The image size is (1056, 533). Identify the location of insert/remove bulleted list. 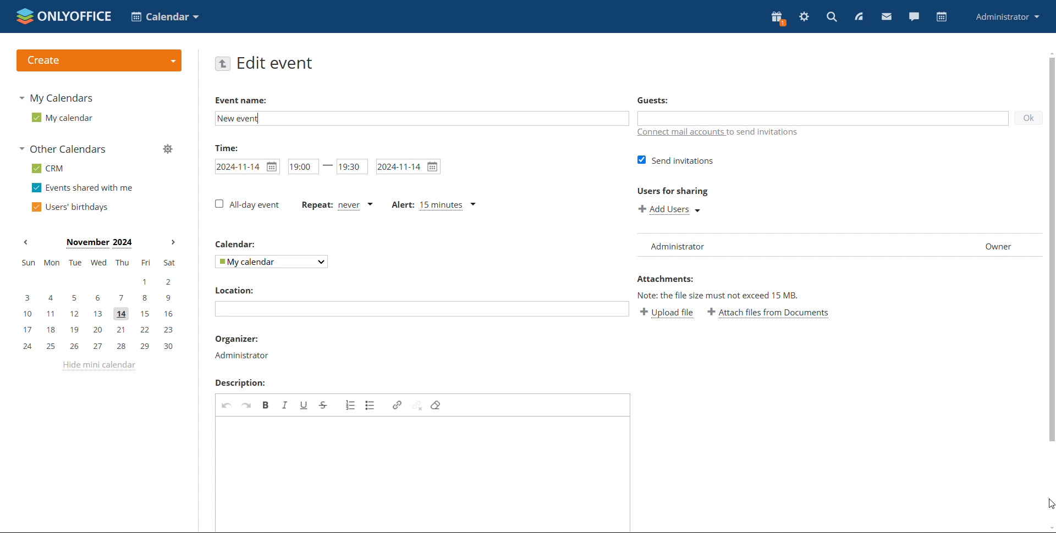
(370, 406).